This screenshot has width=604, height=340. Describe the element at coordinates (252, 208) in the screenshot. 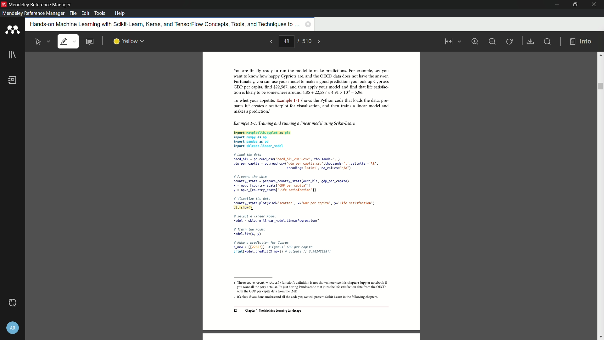

I see `cursor` at that location.